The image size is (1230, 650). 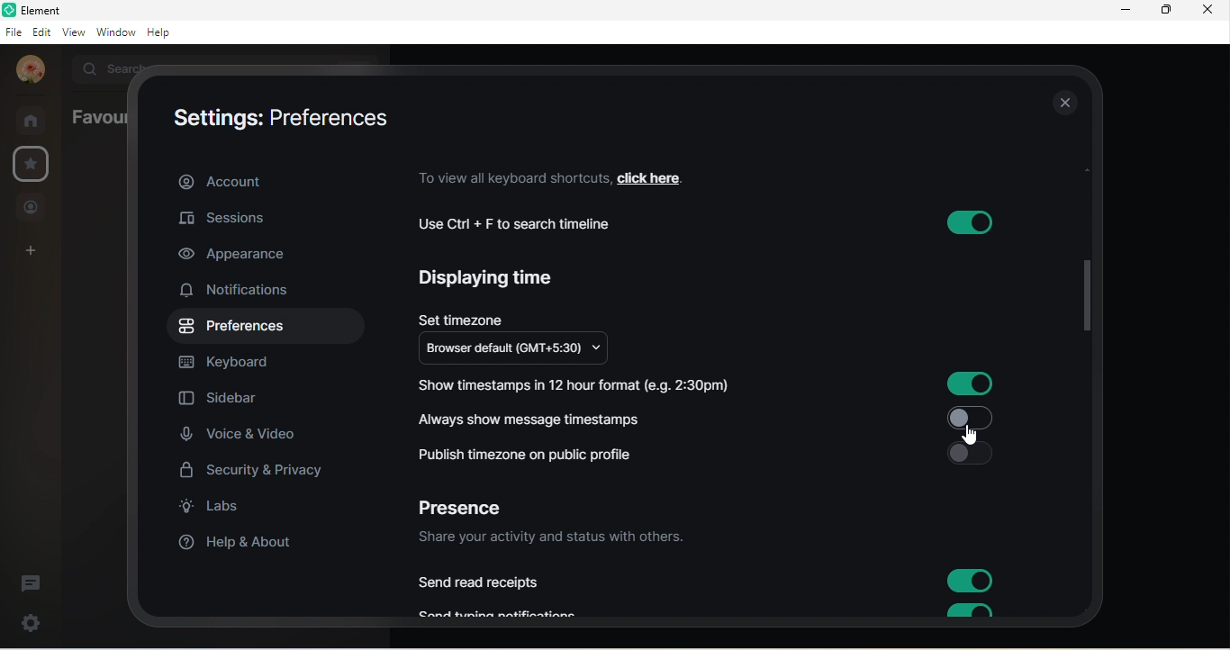 I want to click on use ctrl+f to search timeline, so click(x=526, y=224).